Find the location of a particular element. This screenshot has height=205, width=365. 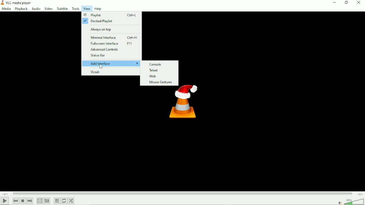

Random is located at coordinates (71, 201).